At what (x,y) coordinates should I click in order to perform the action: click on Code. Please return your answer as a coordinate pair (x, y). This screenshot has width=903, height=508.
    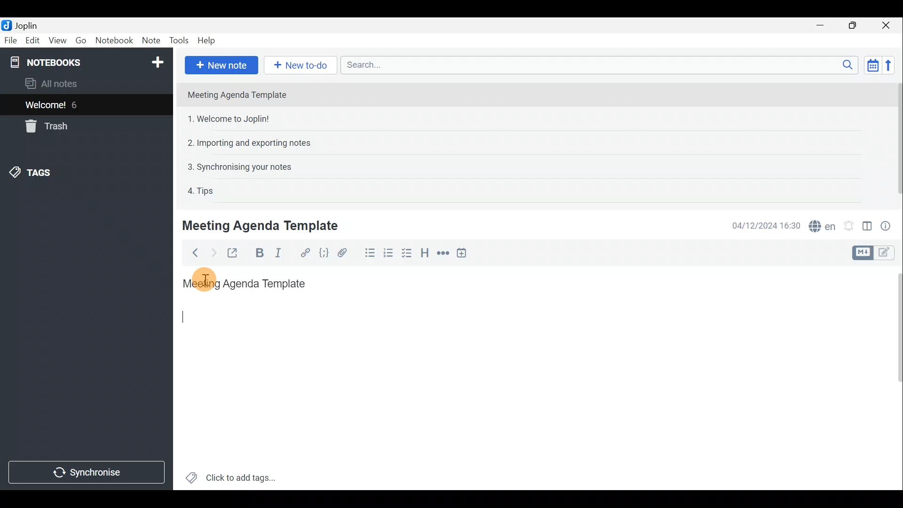
    Looking at the image, I should click on (325, 254).